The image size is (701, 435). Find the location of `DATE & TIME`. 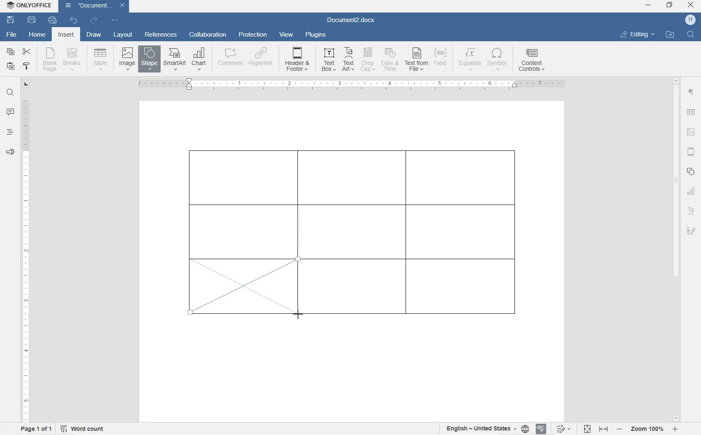

DATE & TIME is located at coordinates (391, 60).